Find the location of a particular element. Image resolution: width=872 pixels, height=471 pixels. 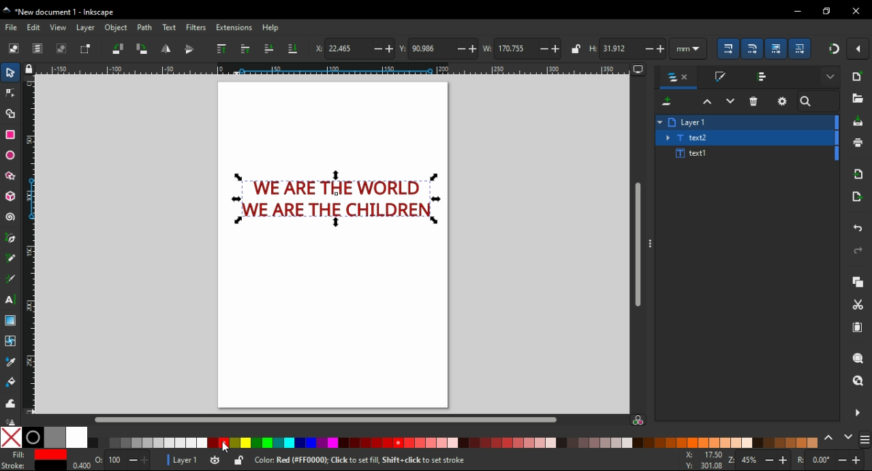

ellipse/arc tool is located at coordinates (12, 155).